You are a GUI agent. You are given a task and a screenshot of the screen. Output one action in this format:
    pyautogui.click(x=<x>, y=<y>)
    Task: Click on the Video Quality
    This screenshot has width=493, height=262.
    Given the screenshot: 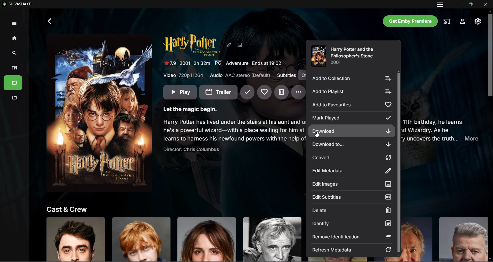 What is the action you would take?
    pyautogui.click(x=184, y=75)
    